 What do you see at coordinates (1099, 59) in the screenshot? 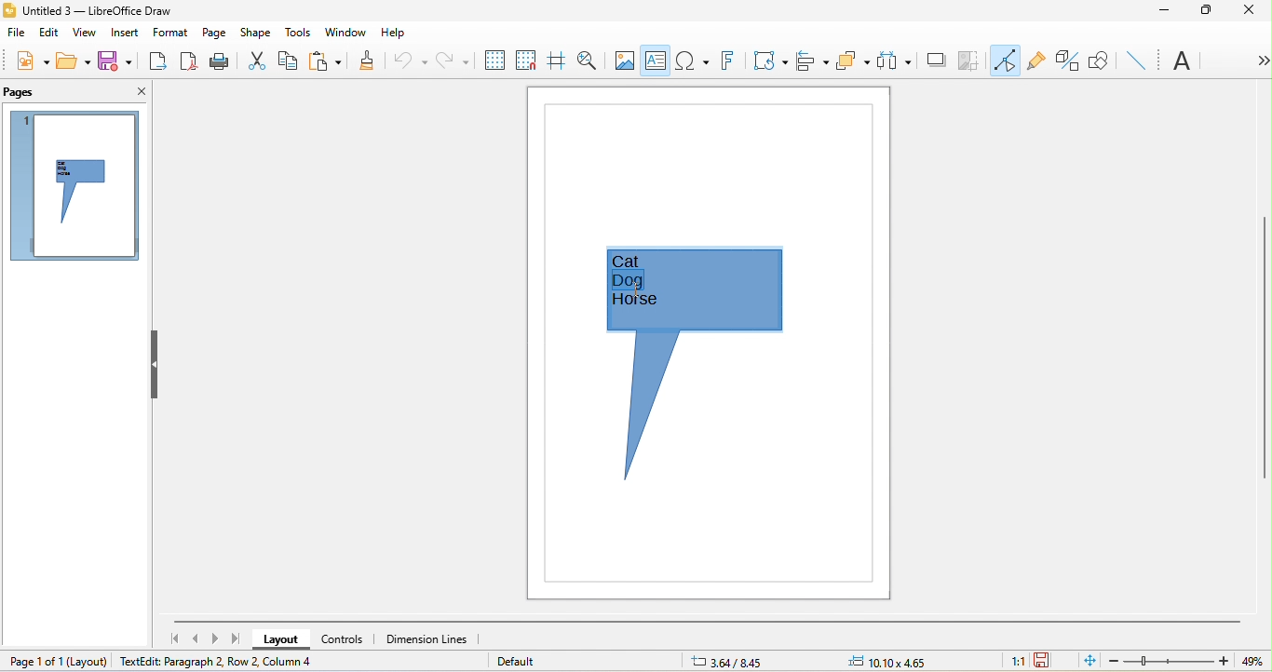
I see `show draw function` at bounding box center [1099, 59].